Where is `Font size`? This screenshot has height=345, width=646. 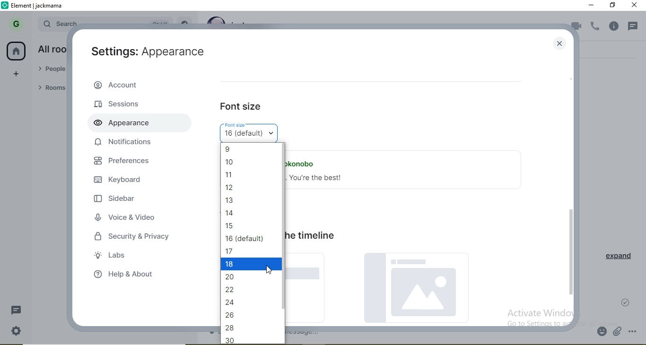 Font size is located at coordinates (238, 124).